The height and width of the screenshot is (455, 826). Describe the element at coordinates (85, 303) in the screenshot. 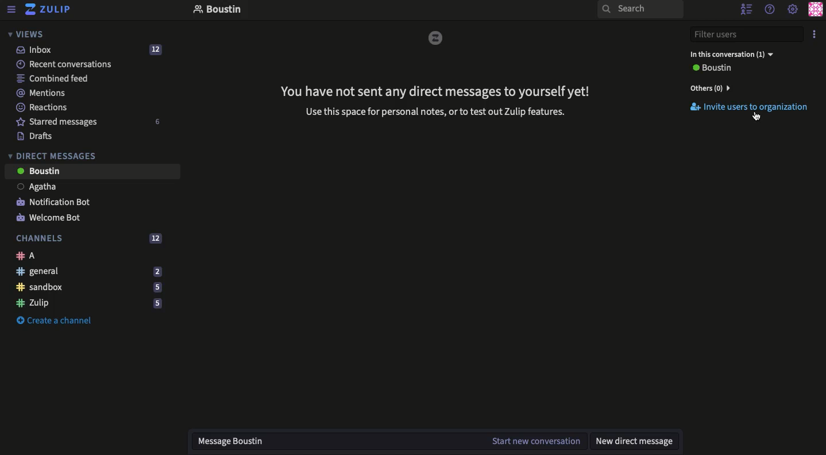

I see `Zulip` at that location.